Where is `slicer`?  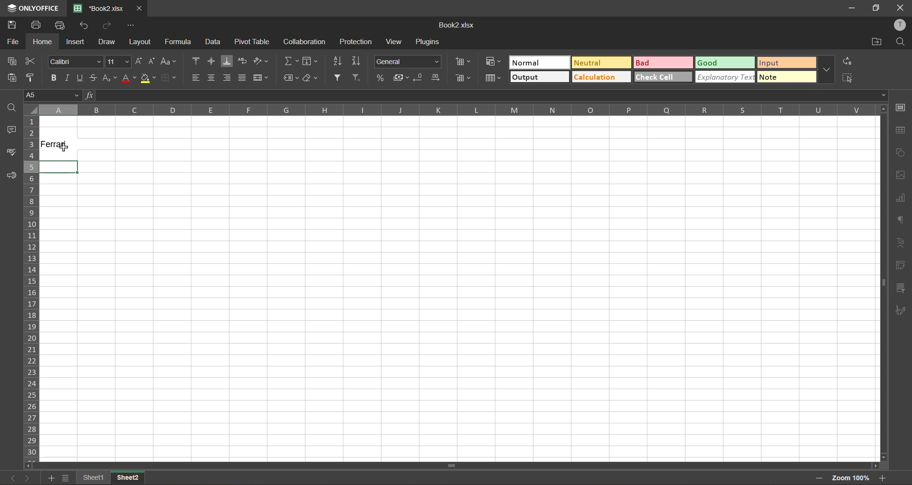
slicer is located at coordinates (902, 287).